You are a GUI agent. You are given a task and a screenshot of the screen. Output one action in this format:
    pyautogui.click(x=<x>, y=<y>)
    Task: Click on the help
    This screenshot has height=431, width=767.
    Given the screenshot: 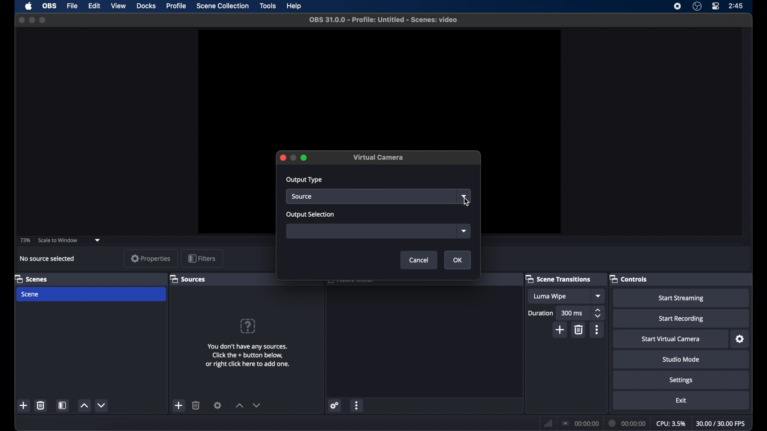 What is the action you would take?
    pyautogui.click(x=294, y=6)
    